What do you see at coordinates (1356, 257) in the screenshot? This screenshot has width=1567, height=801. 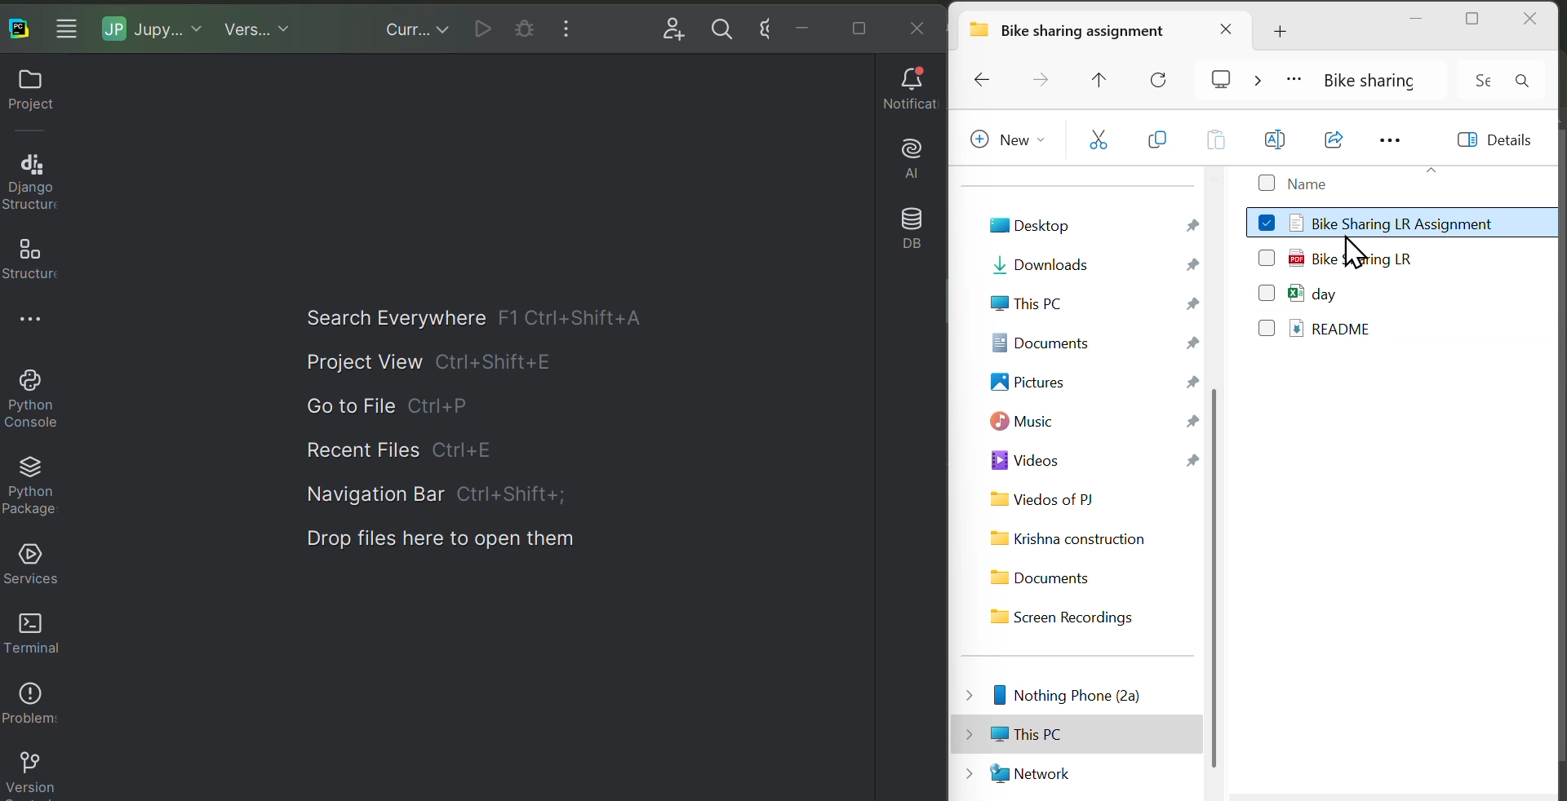 I see `Bike Sharing LR` at bounding box center [1356, 257].